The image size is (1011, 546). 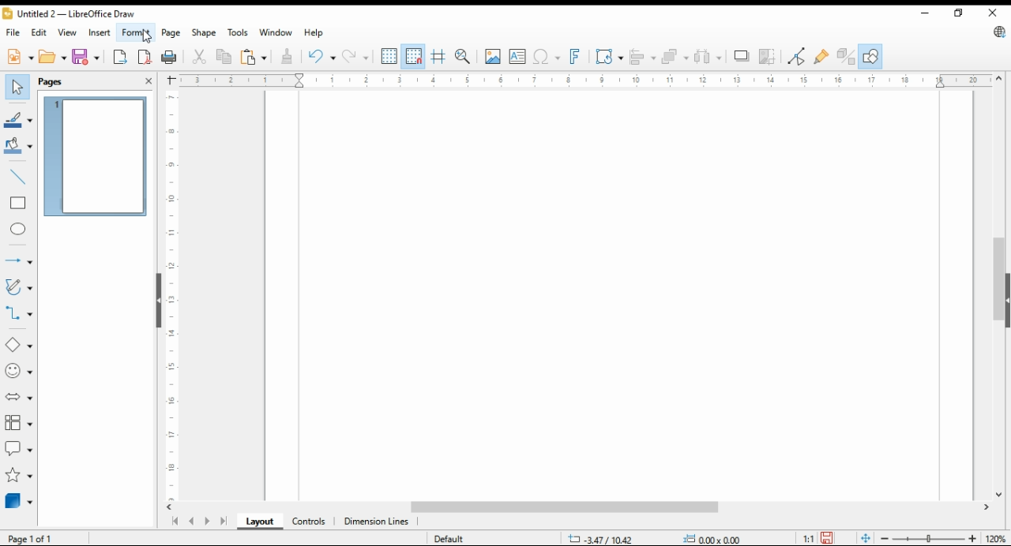 I want to click on transformations, so click(x=608, y=56).